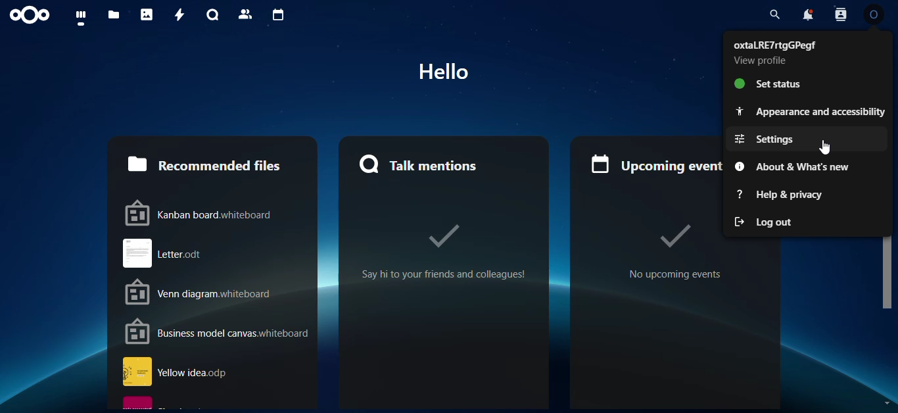  Describe the element at coordinates (219, 291) in the screenshot. I see `Venn diagram.whiteboard` at that location.